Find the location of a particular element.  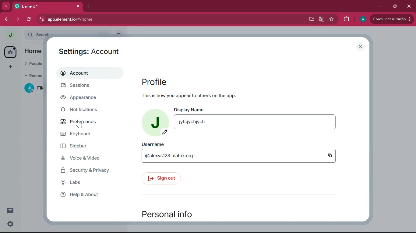

desktop is located at coordinates (309, 19).